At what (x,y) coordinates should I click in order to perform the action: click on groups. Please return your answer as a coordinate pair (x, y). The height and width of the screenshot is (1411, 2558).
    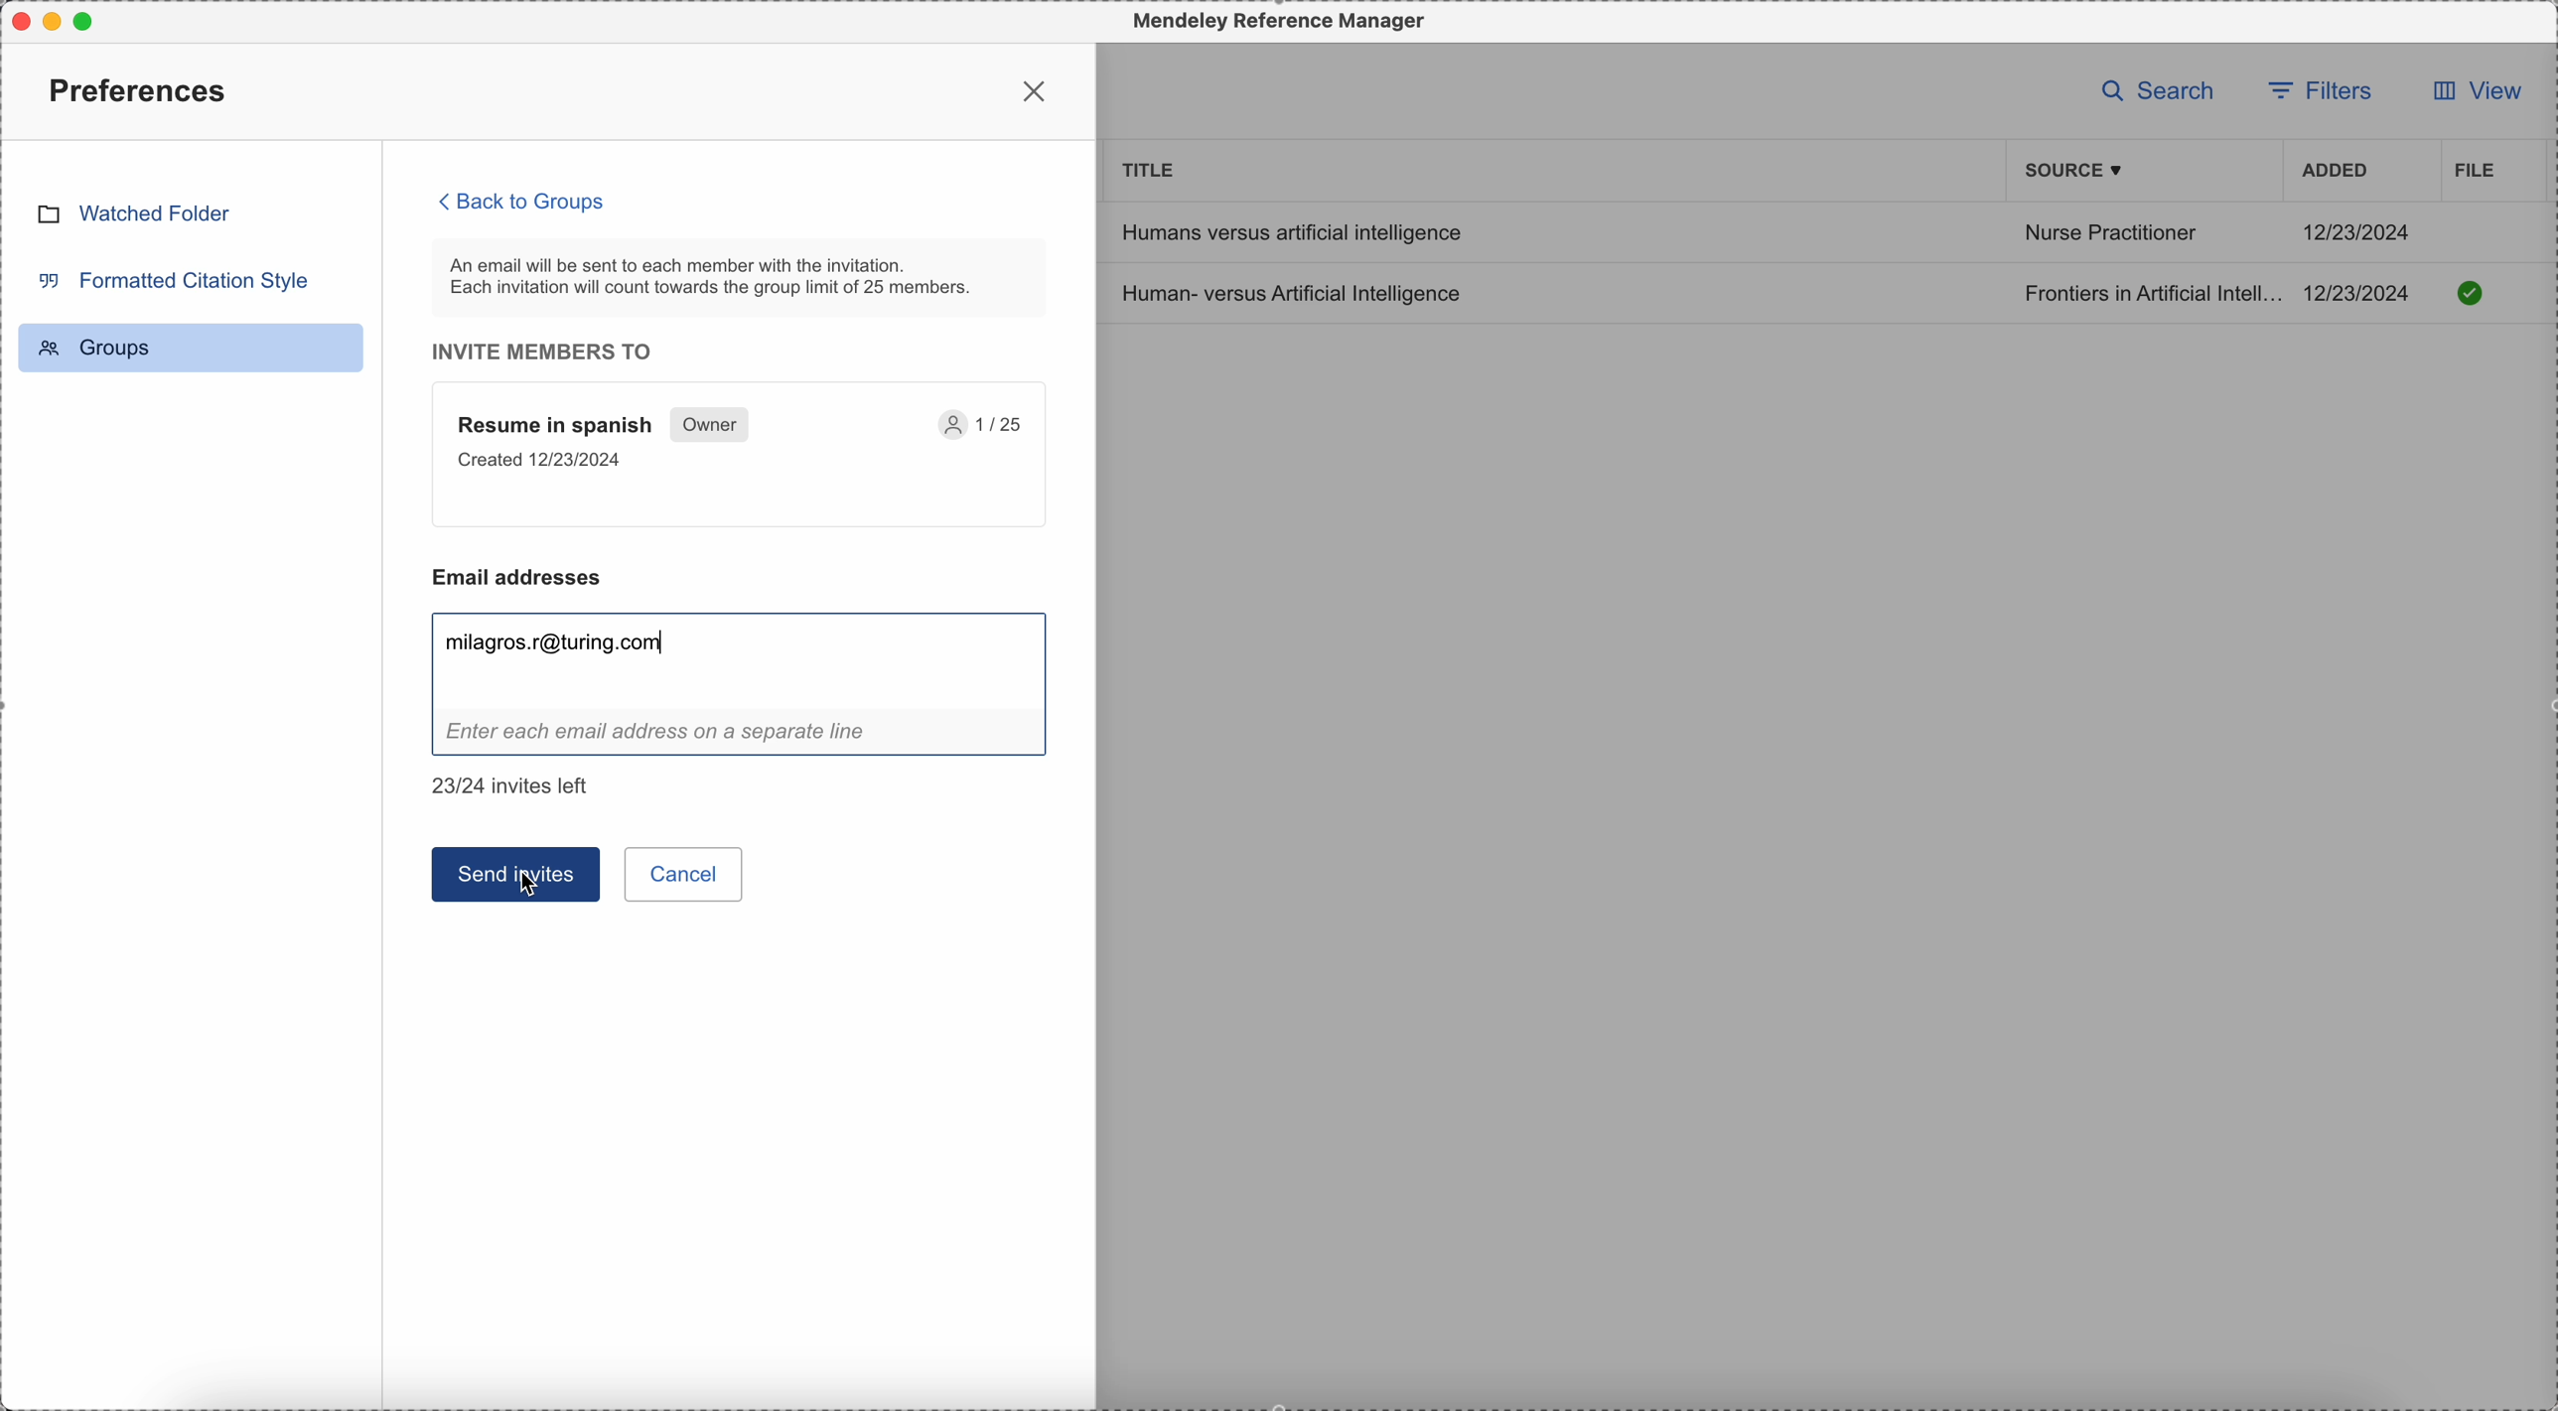
    Looking at the image, I should click on (191, 348).